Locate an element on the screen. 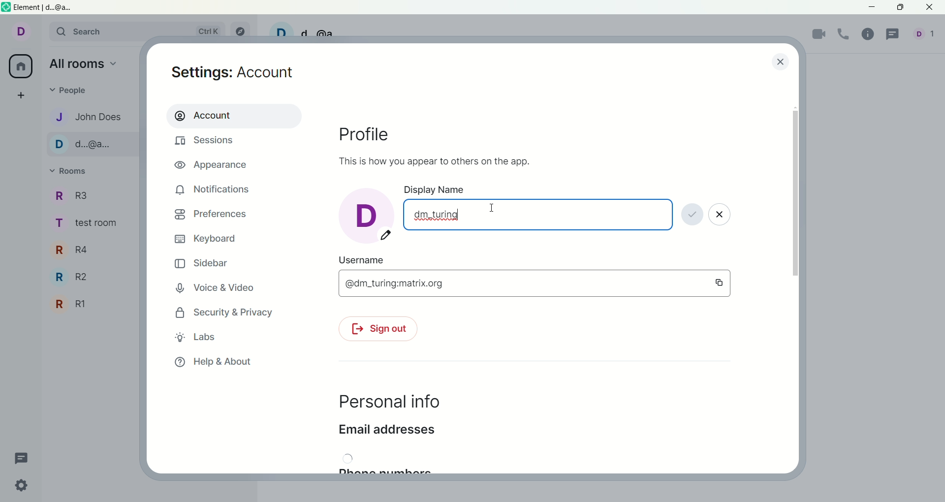 The width and height of the screenshot is (945, 502). labs is located at coordinates (196, 337).